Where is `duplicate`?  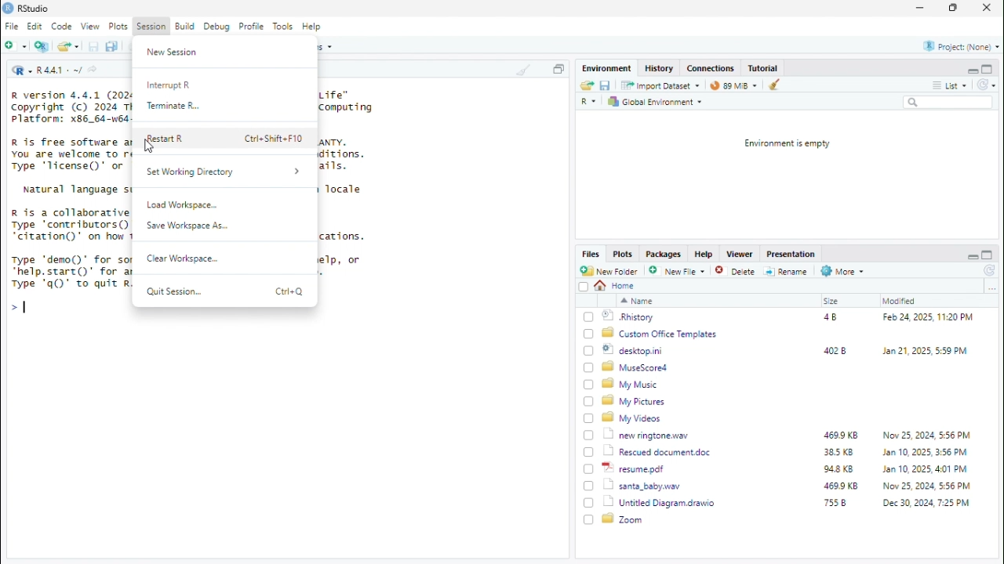 duplicate is located at coordinates (112, 46).